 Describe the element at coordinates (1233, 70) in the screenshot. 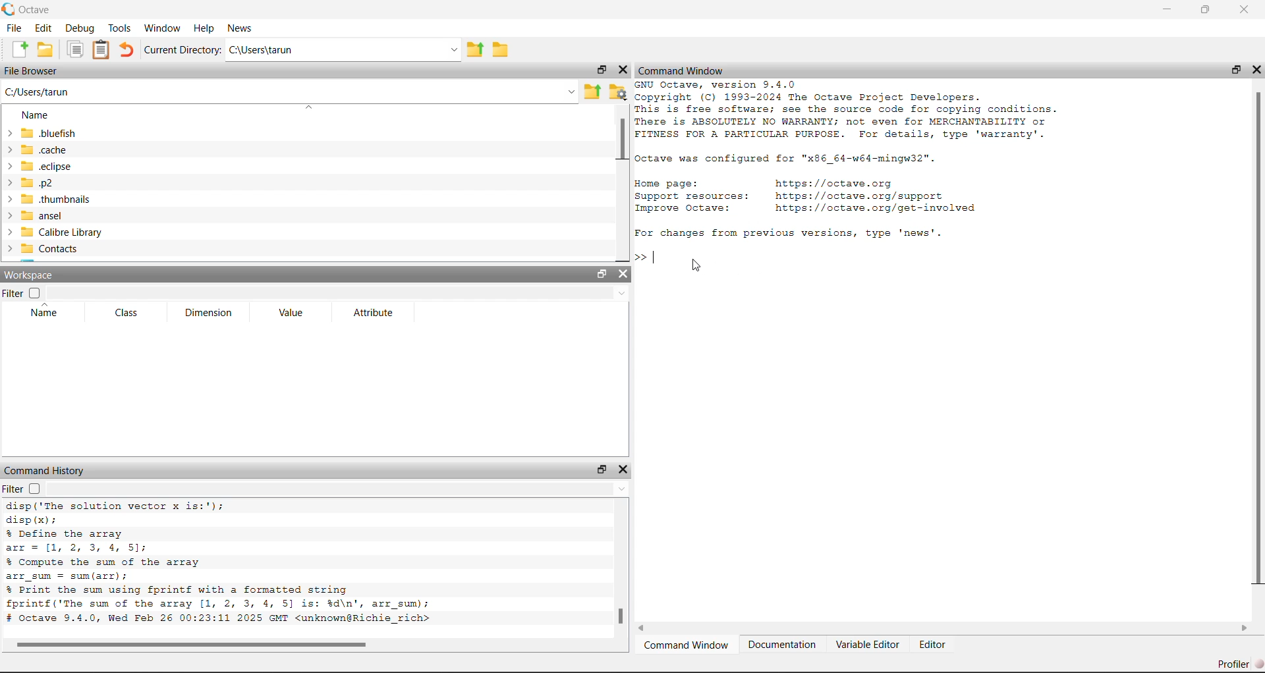

I see `Maximize` at that location.